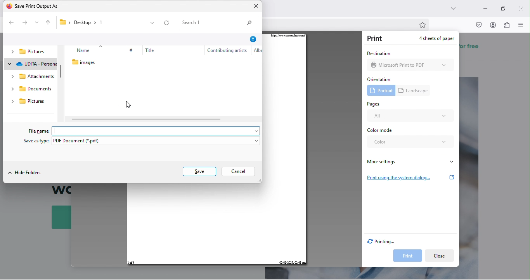 This screenshot has width=530, height=280. Describe the element at coordinates (88, 52) in the screenshot. I see `name` at that location.